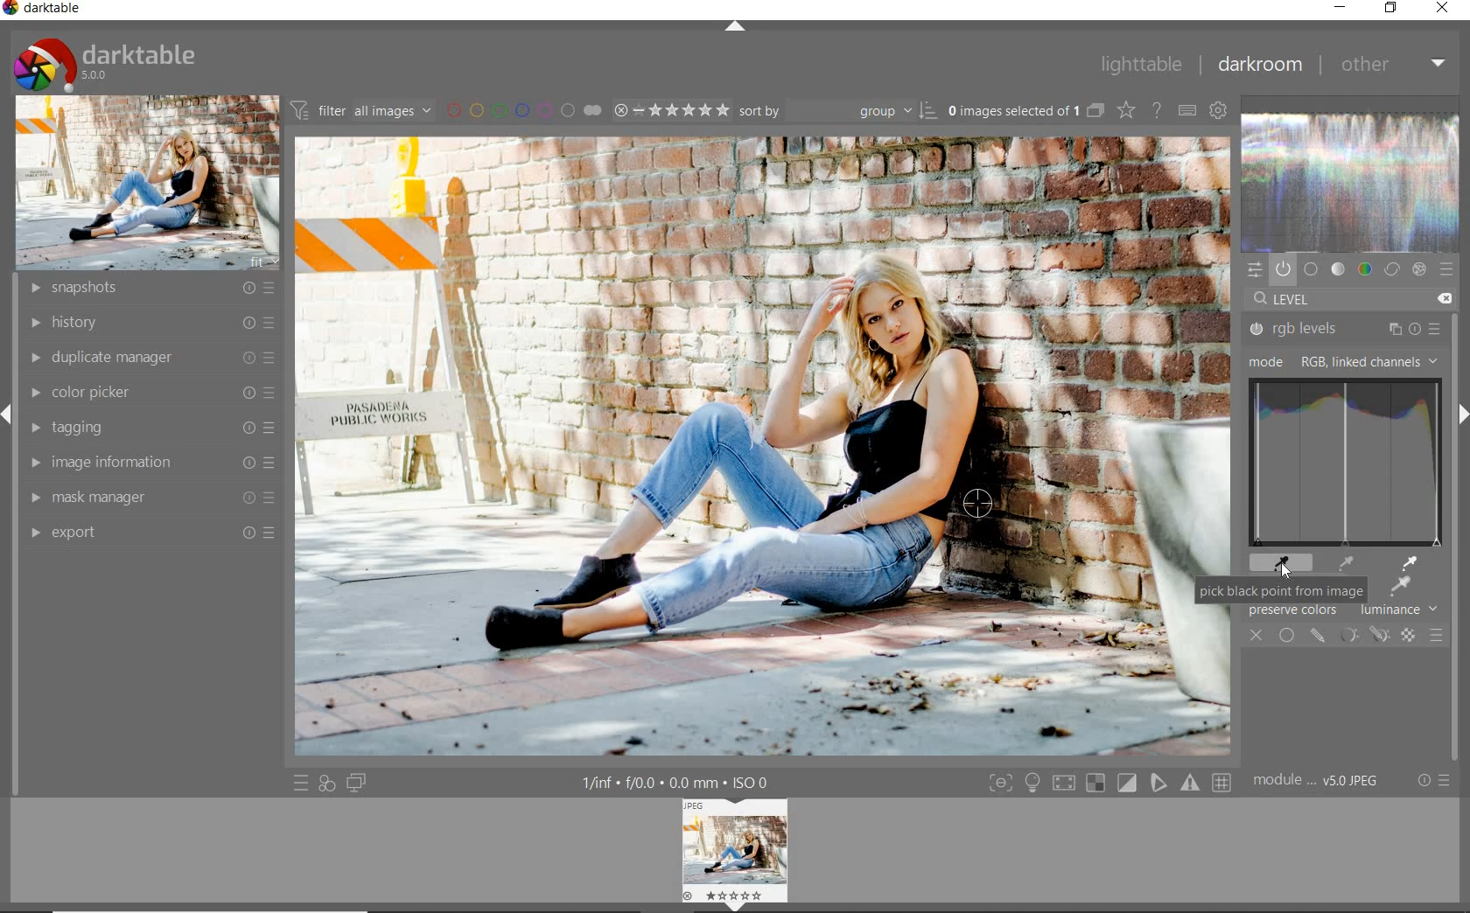 This screenshot has height=913, width=1470. Describe the element at coordinates (1262, 66) in the screenshot. I see `darkroom` at that location.